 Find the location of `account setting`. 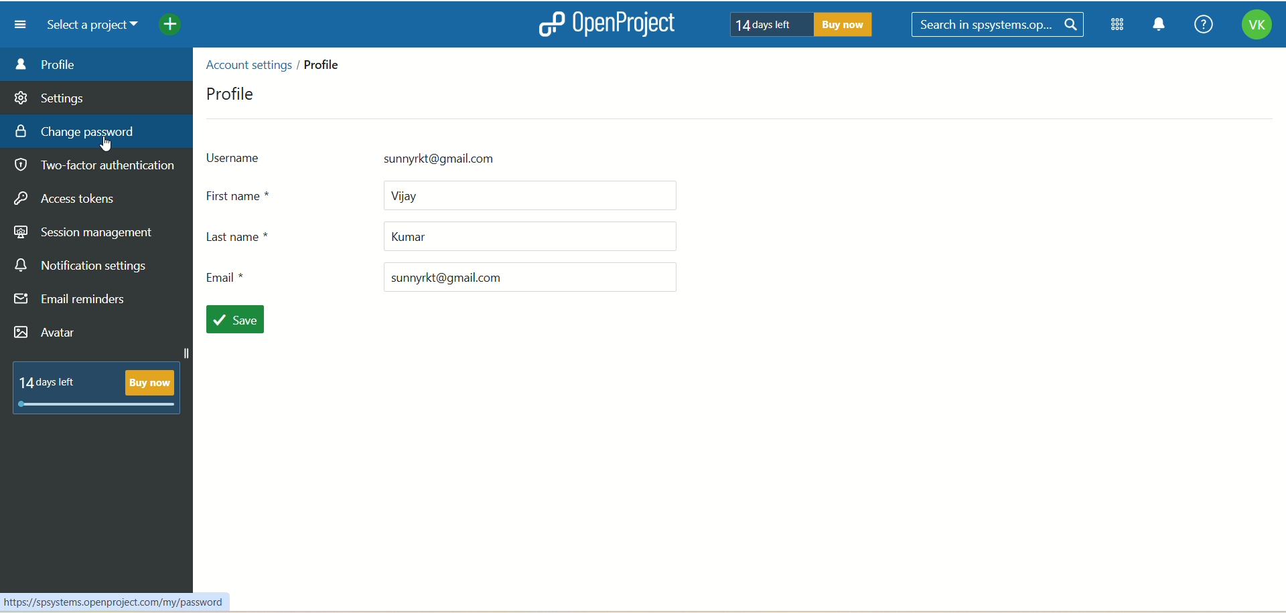

account setting is located at coordinates (250, 66).